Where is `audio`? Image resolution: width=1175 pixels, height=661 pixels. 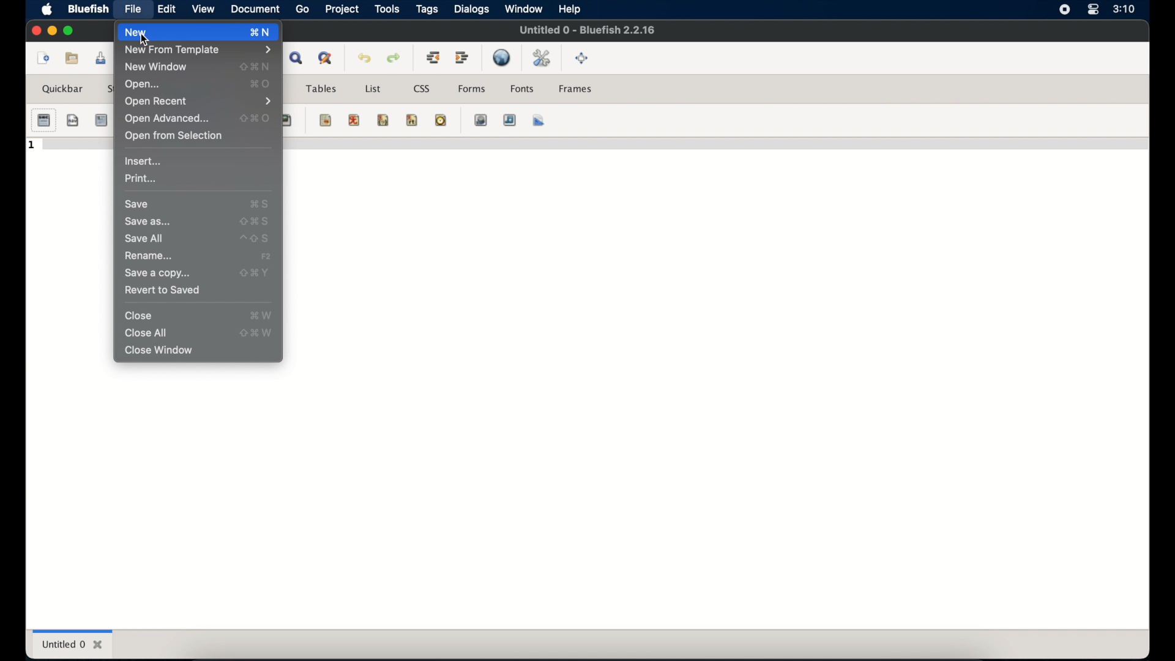 audio is located at coordinates (510, 120).